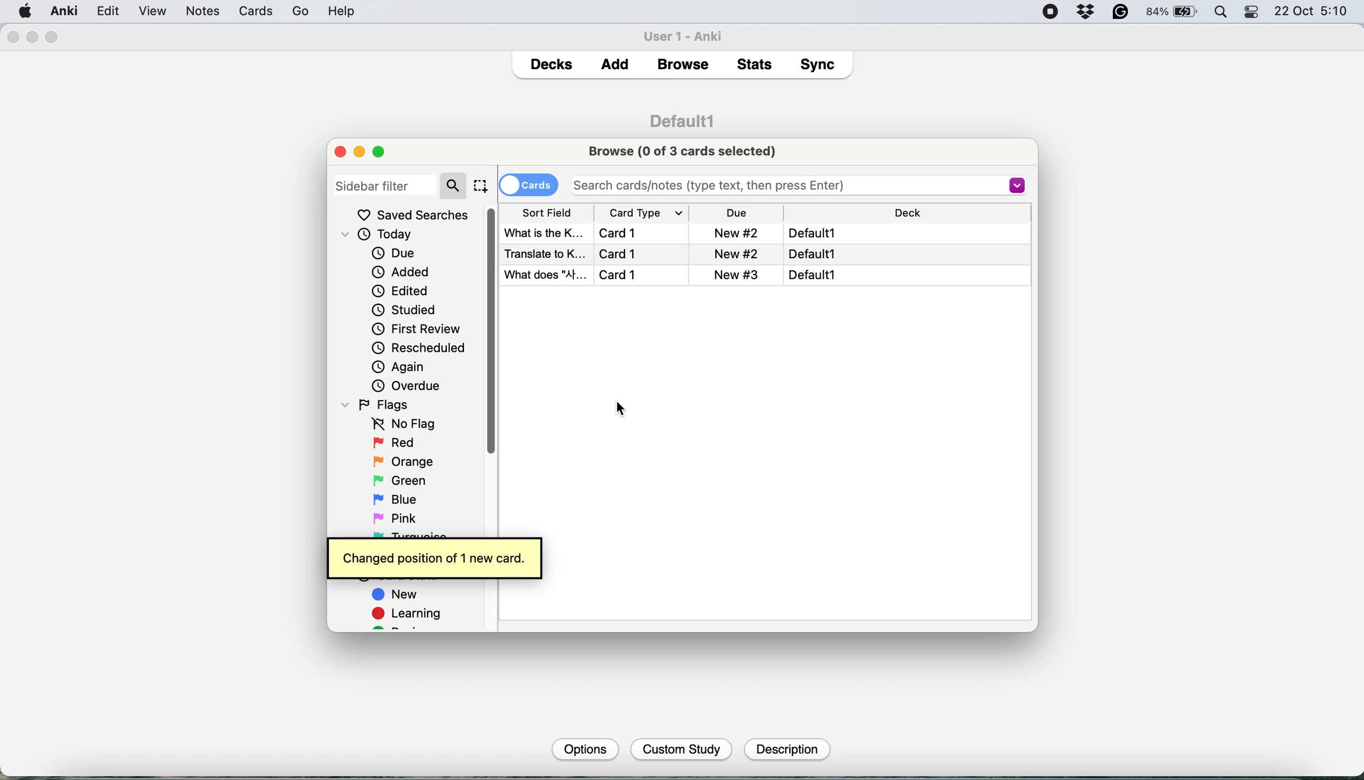 Image resolution: width=1364 pixels, height=780 pixels. What do you see at coordinates (379, 404) in the screenshot?
I see `flags` at bounding box center [379, 404].